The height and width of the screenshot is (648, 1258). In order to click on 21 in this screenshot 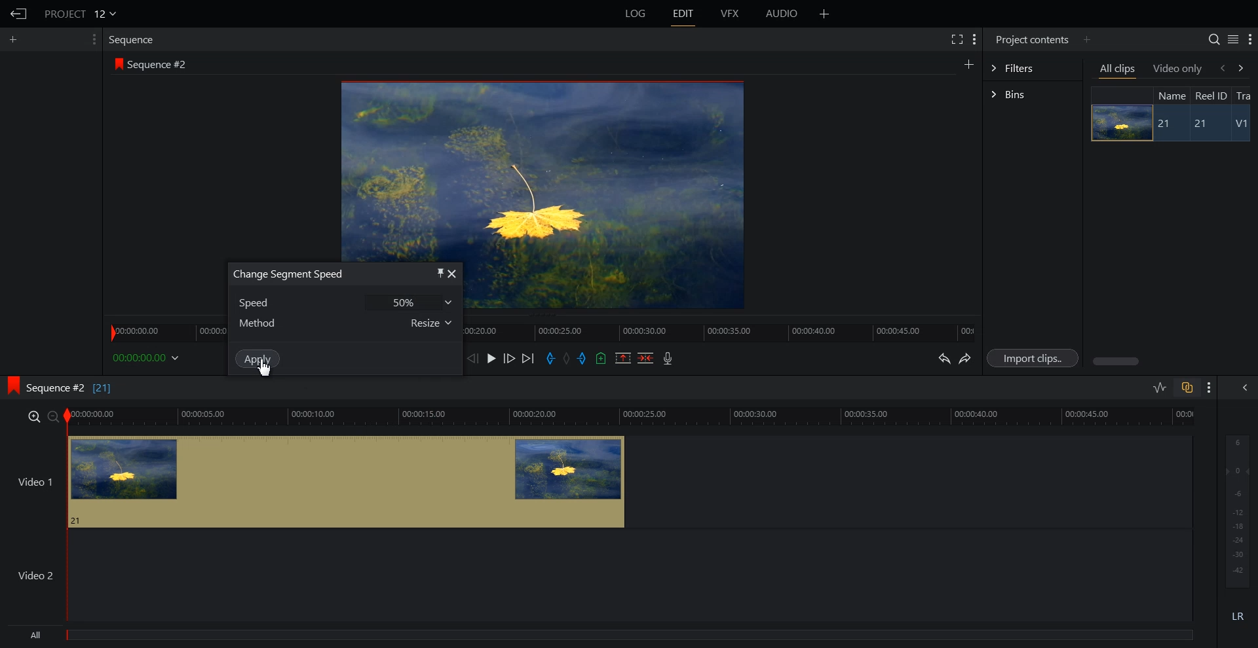, I will do `click(1166, 124)`.